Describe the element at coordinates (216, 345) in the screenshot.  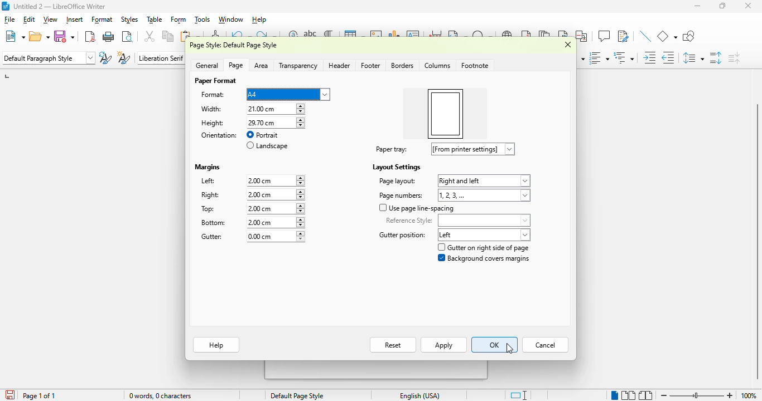
I see `help` at that location.